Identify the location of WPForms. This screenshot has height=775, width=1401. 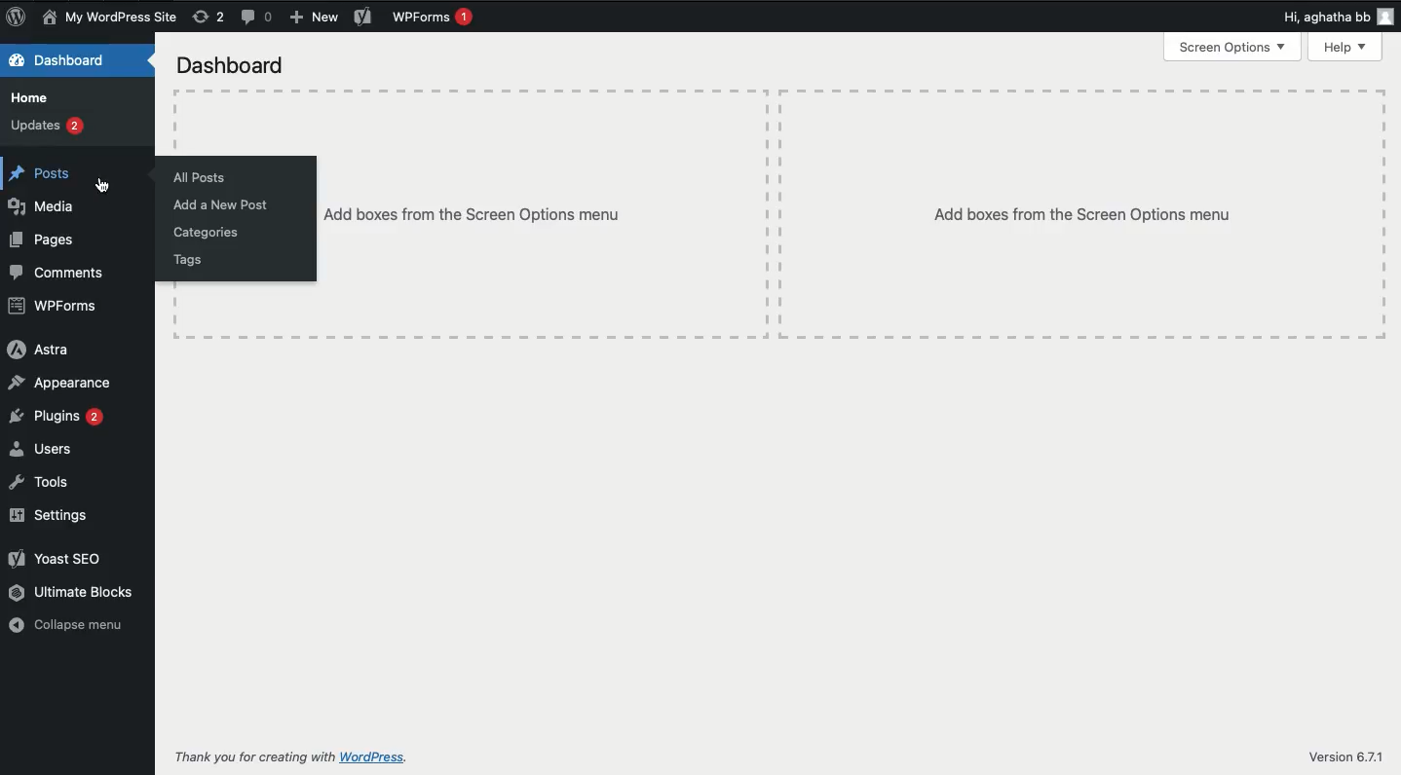
(435, 17).